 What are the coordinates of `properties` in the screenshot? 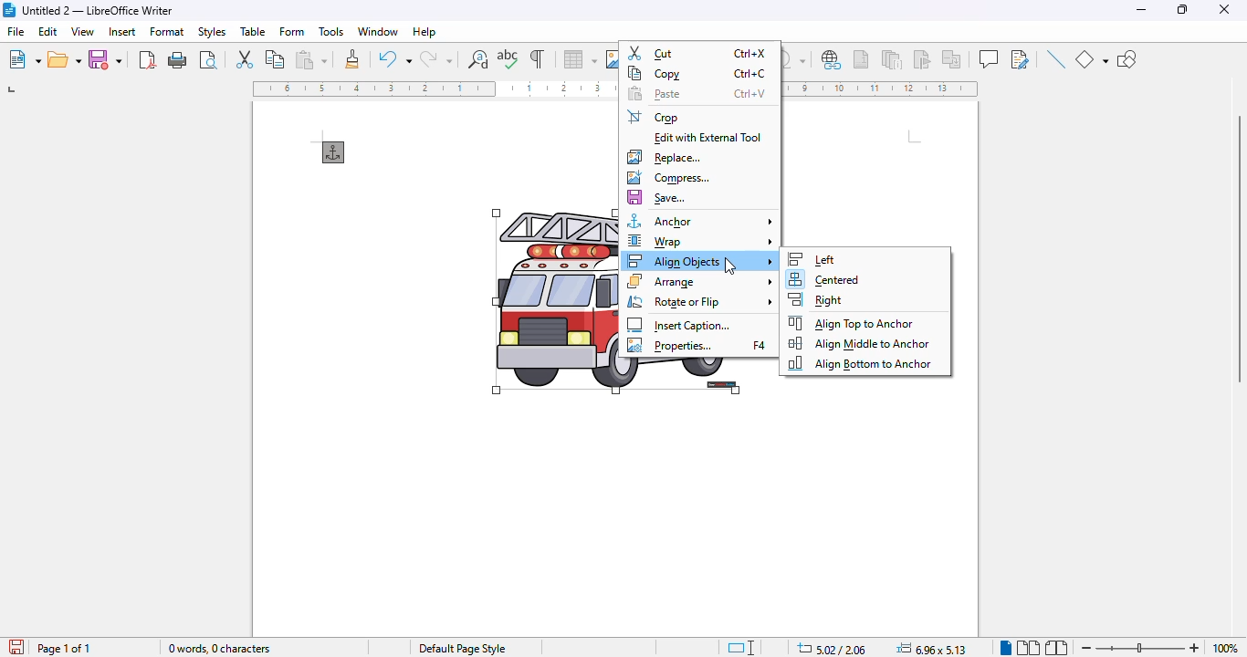 It's located at (697, 346).